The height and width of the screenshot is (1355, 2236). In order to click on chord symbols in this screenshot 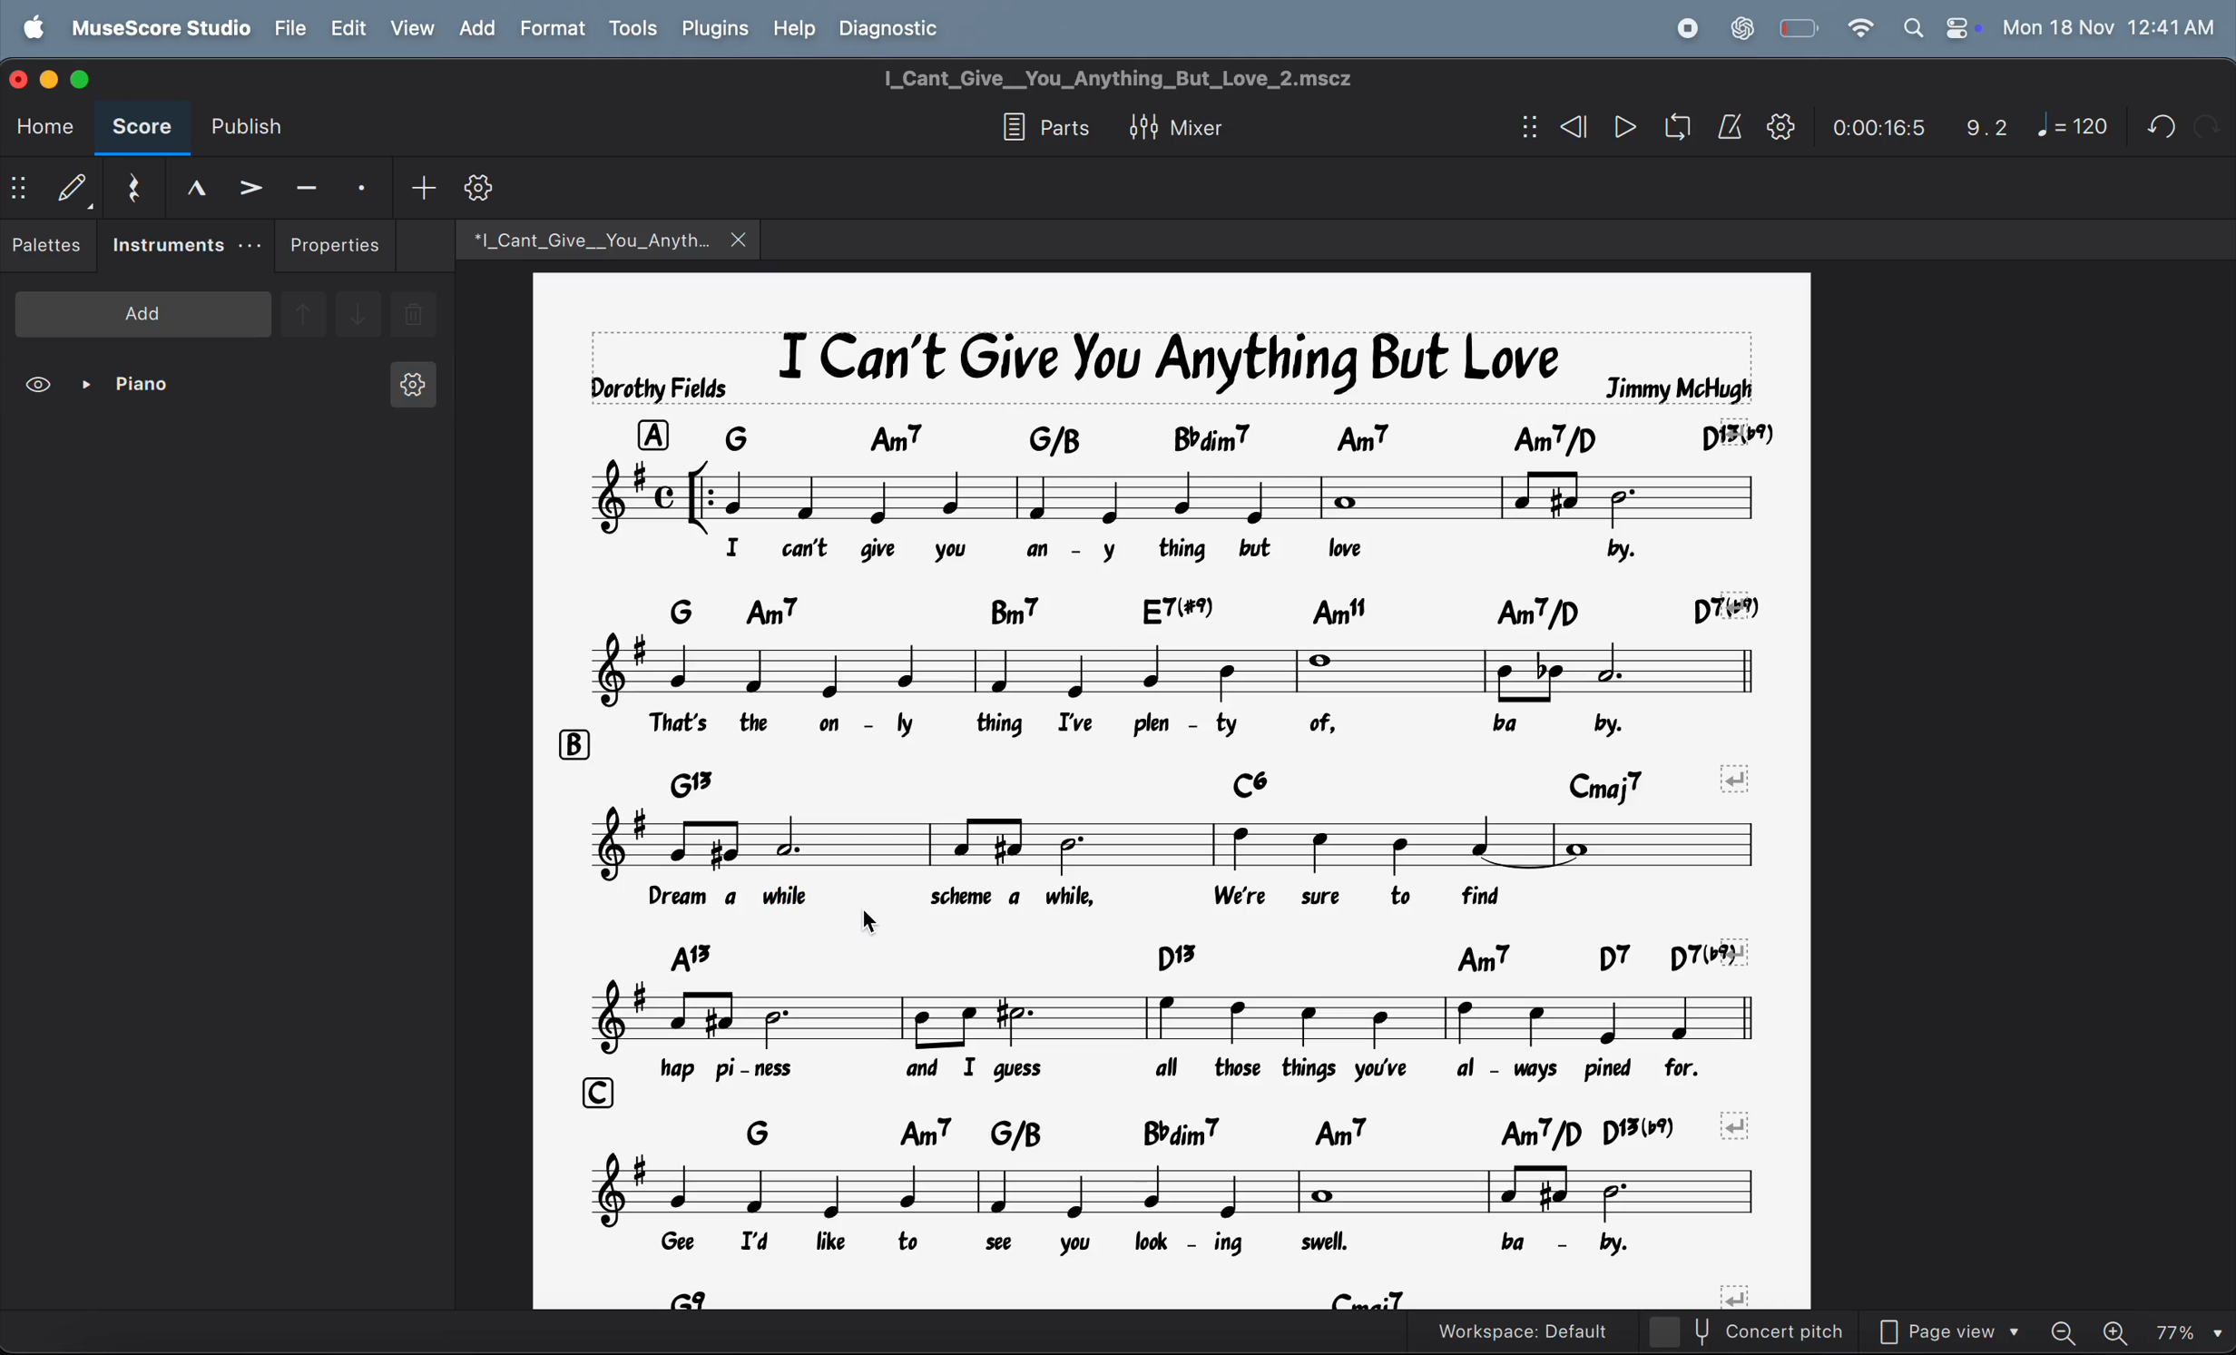, I will do `click(1205, 782)`.